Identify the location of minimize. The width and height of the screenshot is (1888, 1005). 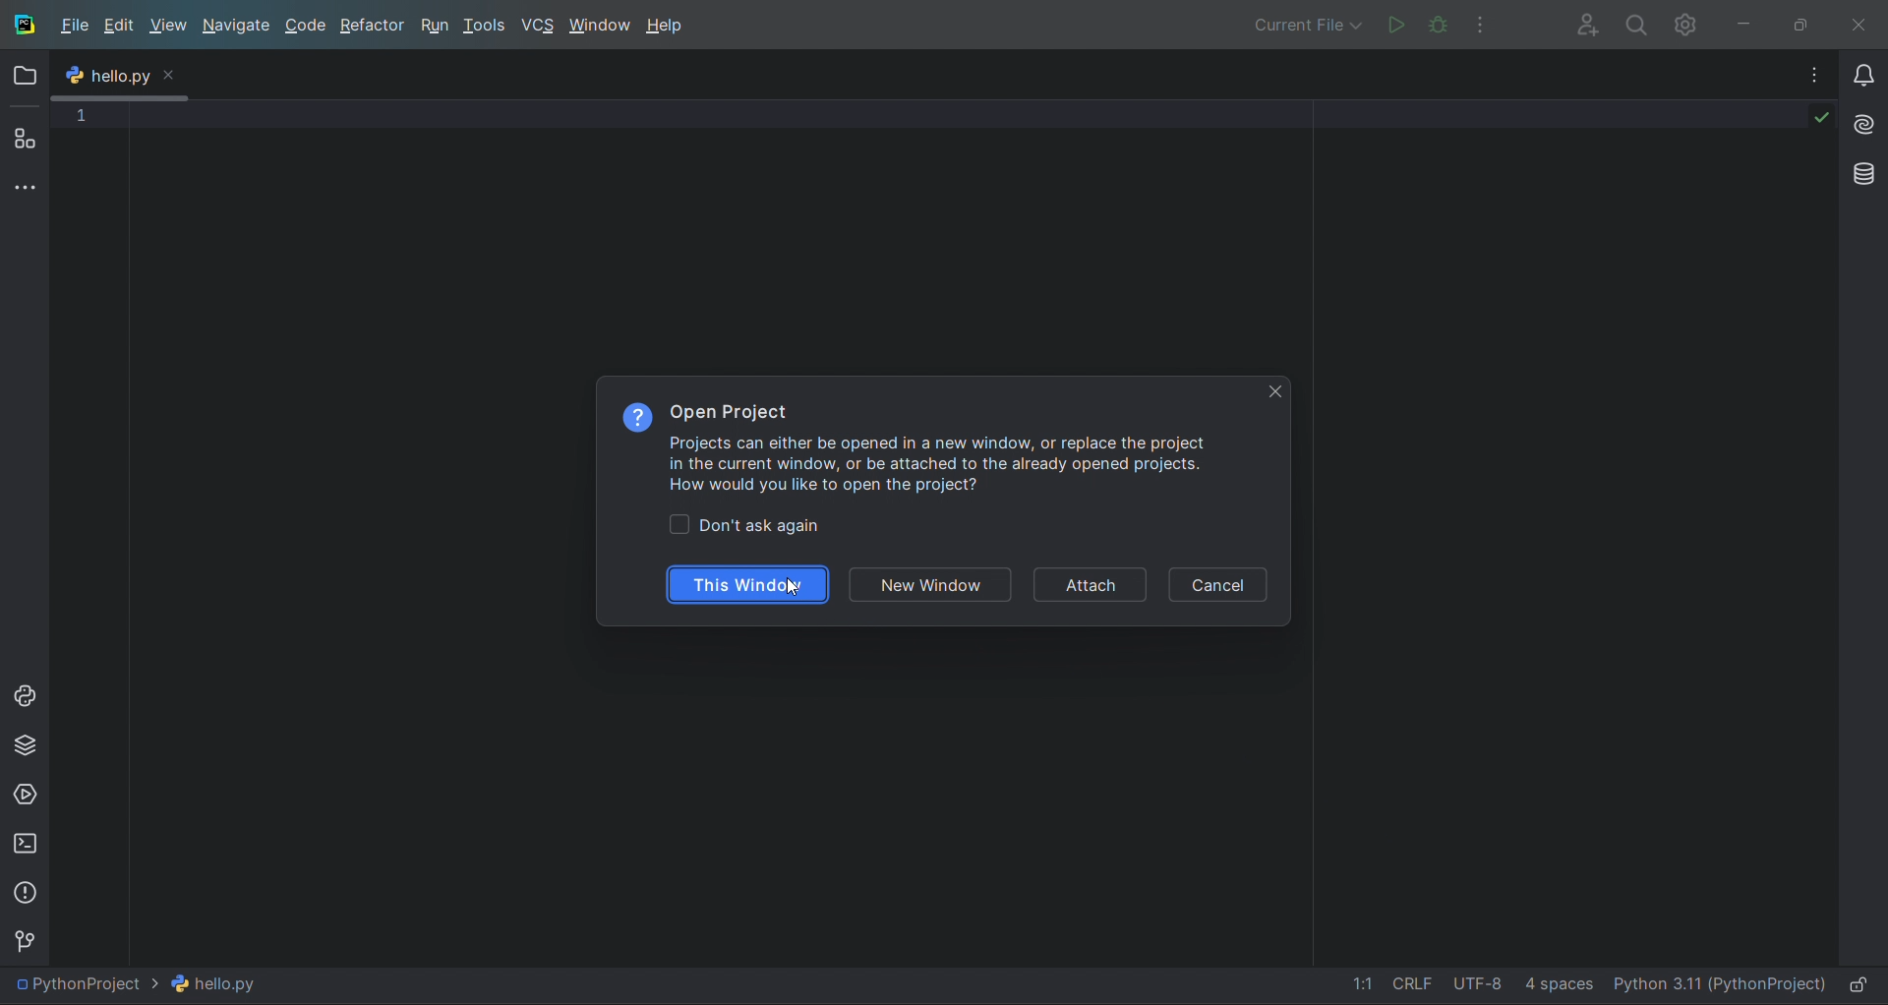
(1754, 22).